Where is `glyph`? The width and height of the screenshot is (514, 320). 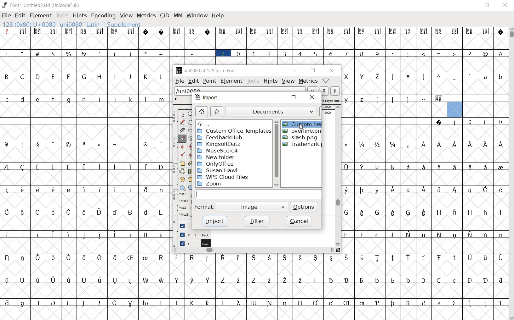
glyph is located at coordinates (469, 303).